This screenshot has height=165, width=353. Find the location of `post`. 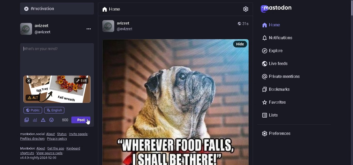

post is located at coordinates (82, 120).